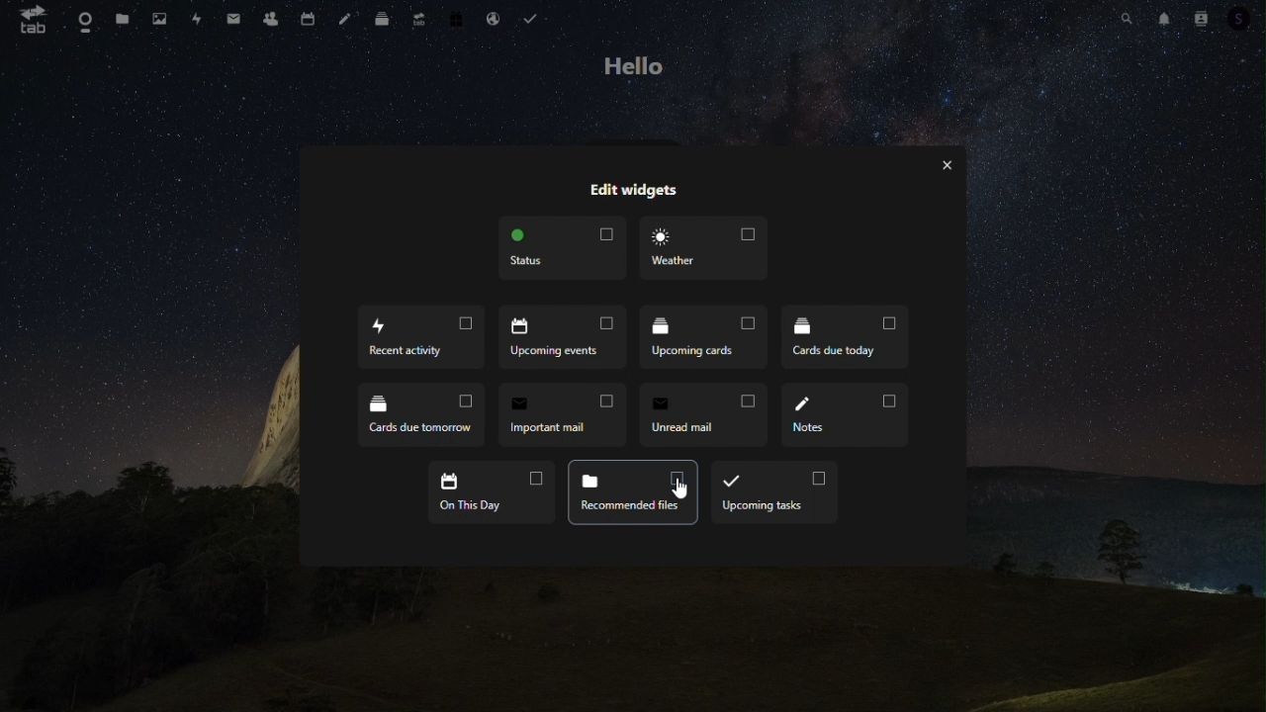 Image resolution: width=1266 pixels, height=712 pixels. Describe the element at coordinates (382, 19) in the screenshot. I see `deck` at that location.